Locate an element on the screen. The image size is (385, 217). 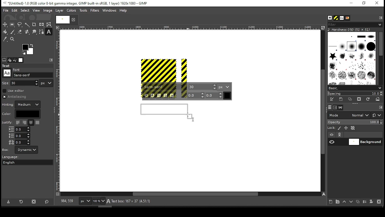
 is located at coordinates (17, 69).